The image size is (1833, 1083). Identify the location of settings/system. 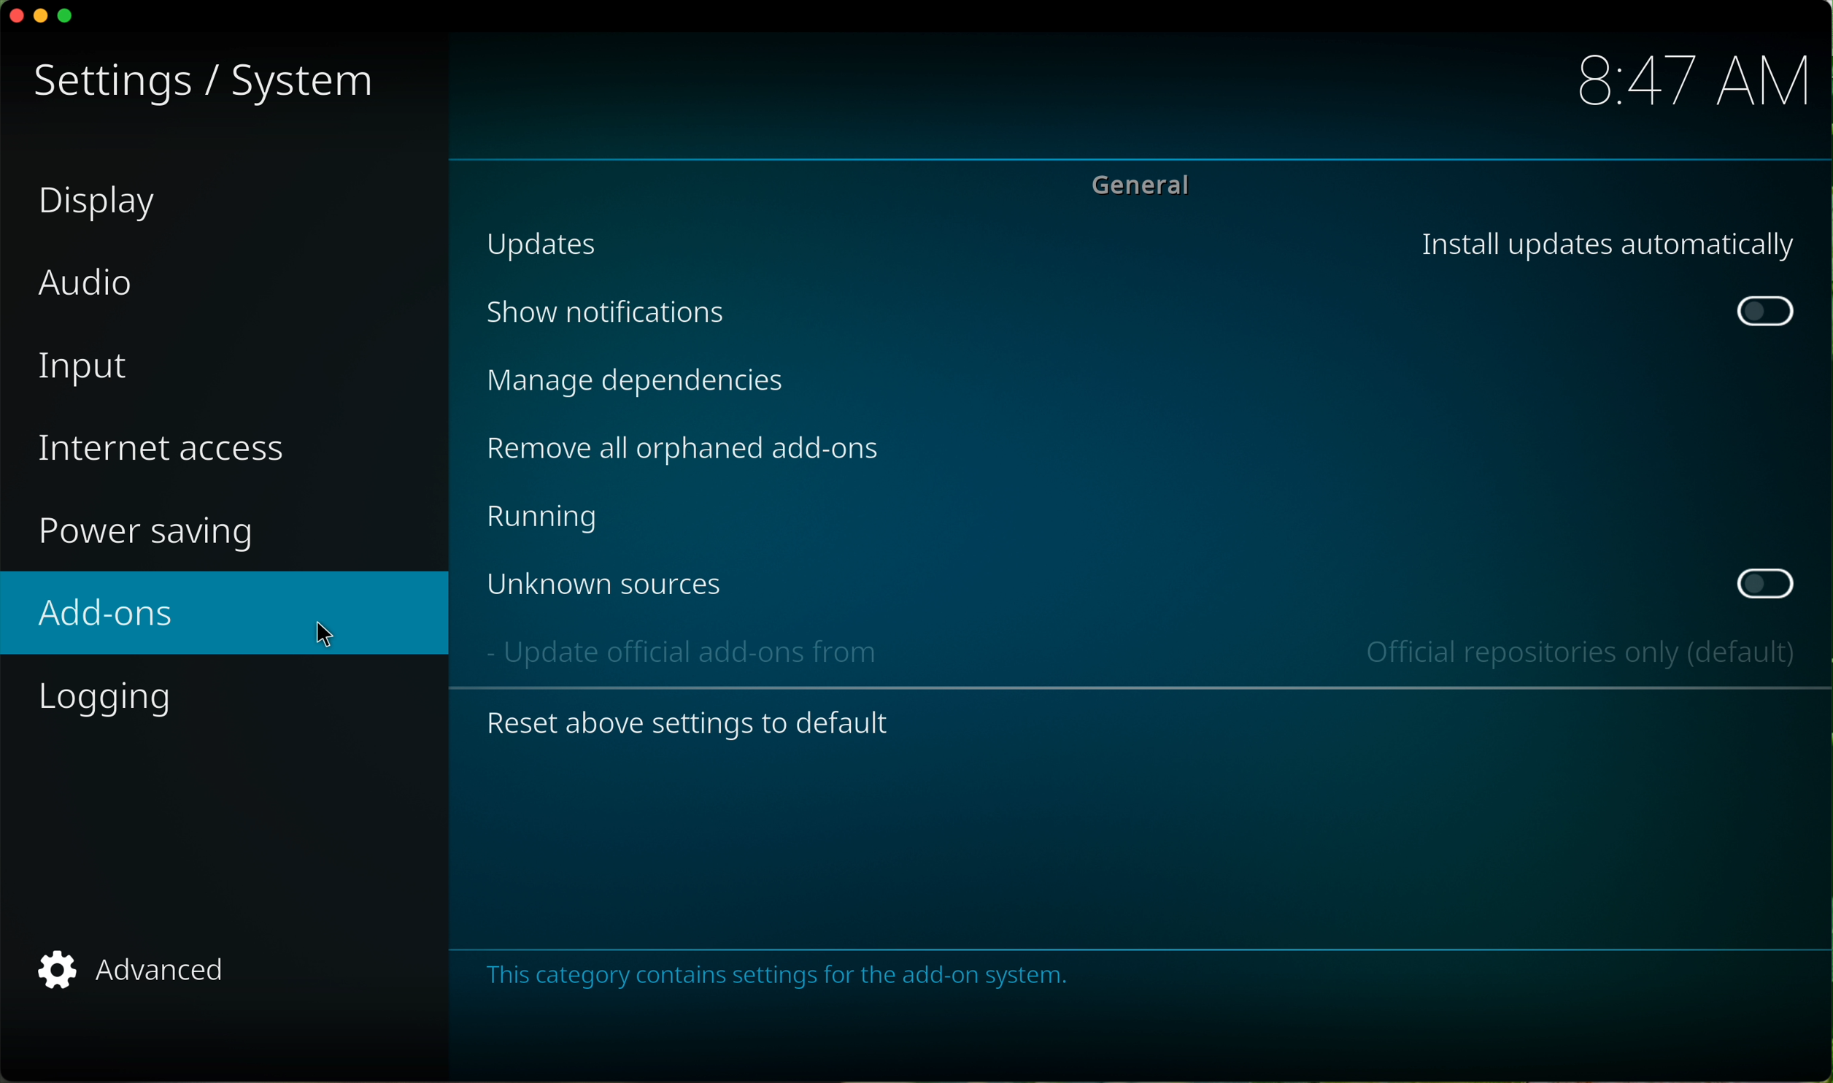
(207, 80).